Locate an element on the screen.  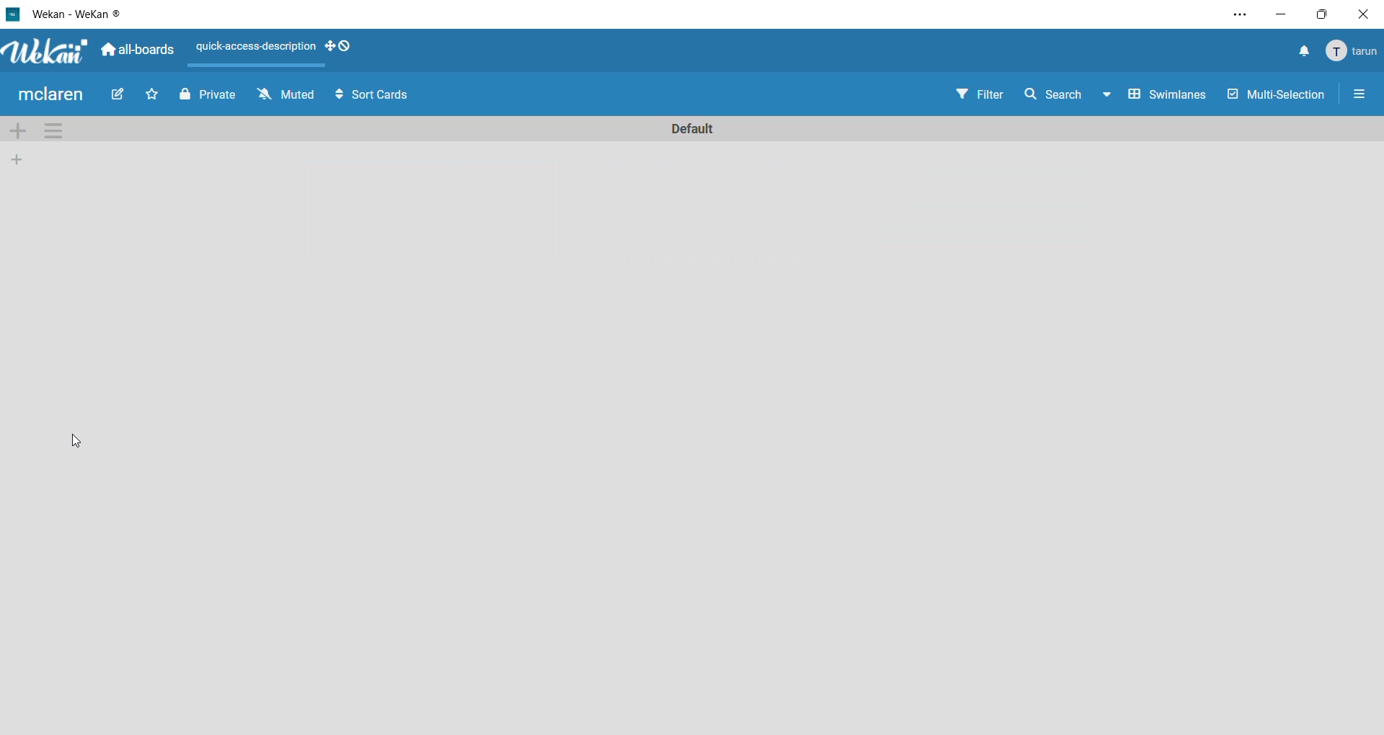
notifications is located at coordinates (1298, 51).